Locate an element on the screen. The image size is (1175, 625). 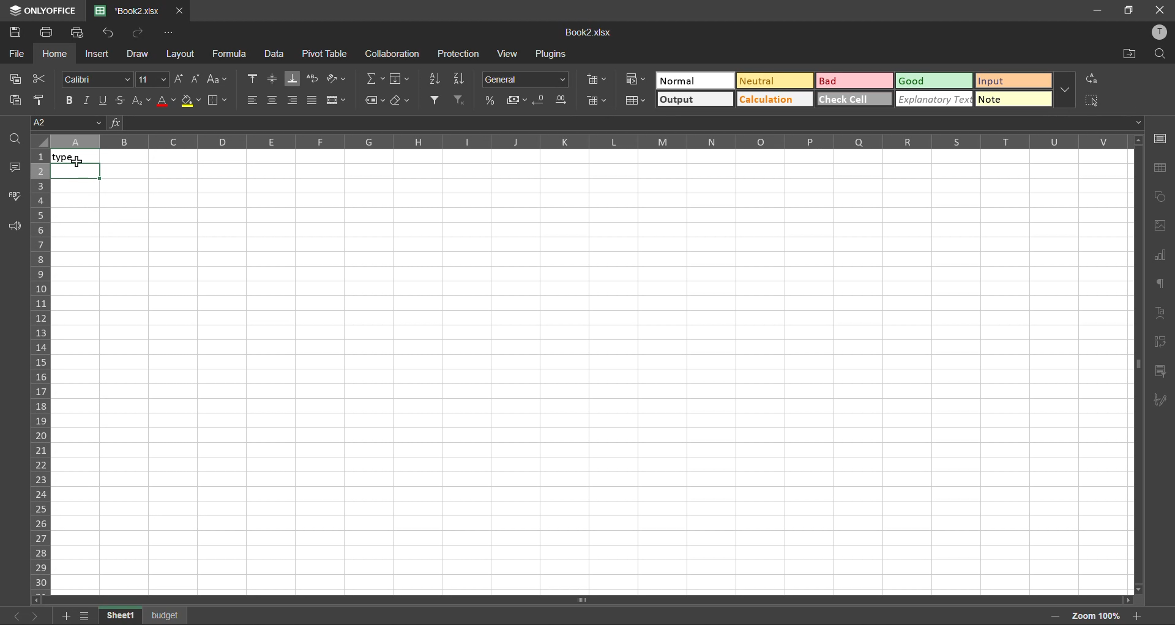
bold is located at coordinates (71, 99).